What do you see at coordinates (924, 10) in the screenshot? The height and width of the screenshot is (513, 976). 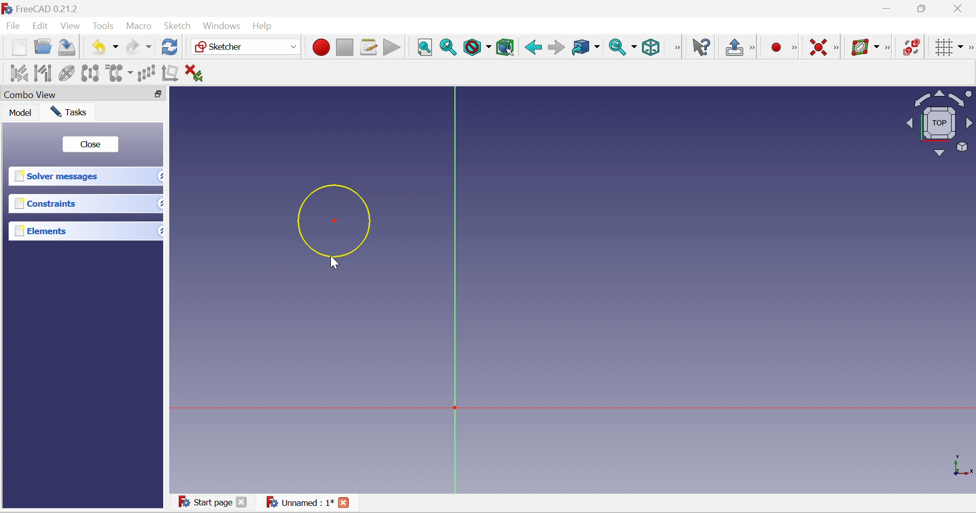 I see `Restore down` at bounding box center [924, 10].